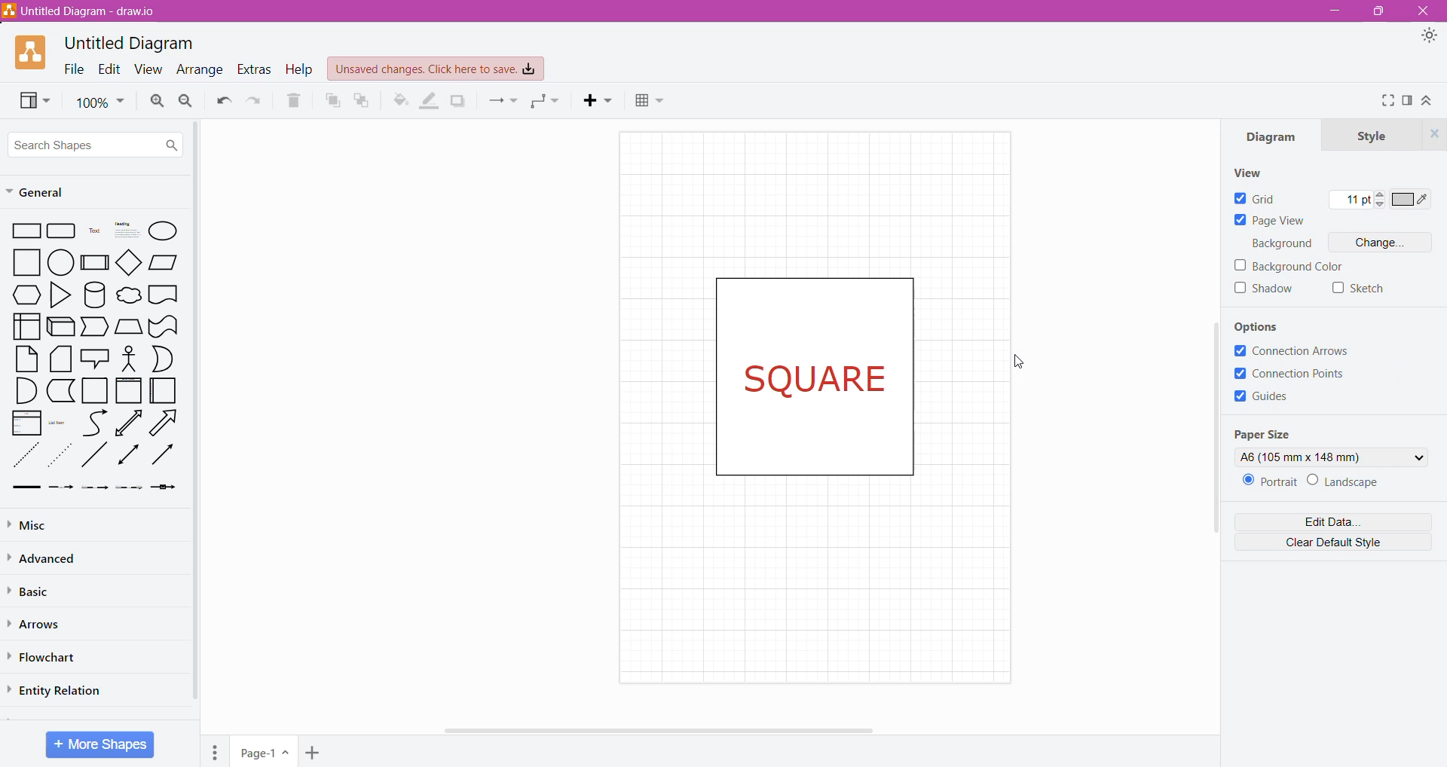  What do you see at coordinates (1433, 134) in the screenshot?
I see `Close` at bounding box center [1433, 134].